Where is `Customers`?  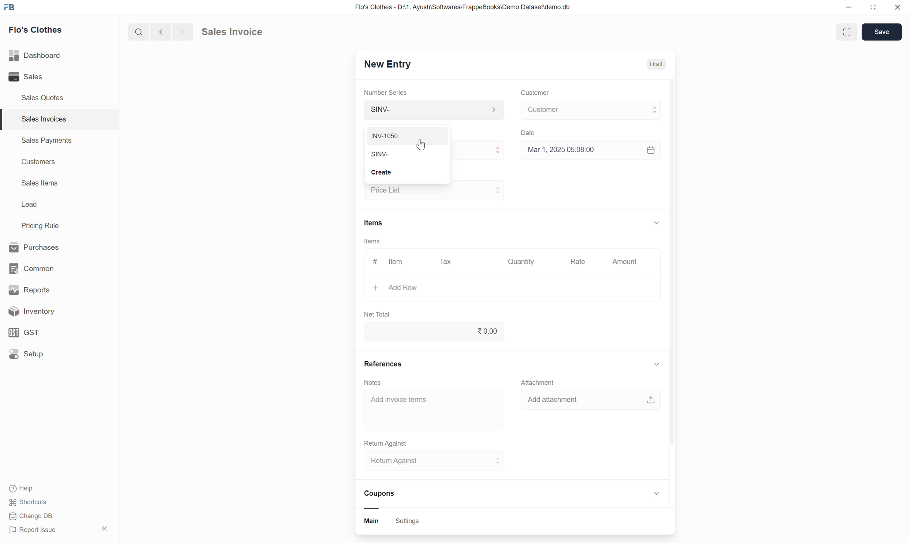 Customers is located at coordinates (37, 163).